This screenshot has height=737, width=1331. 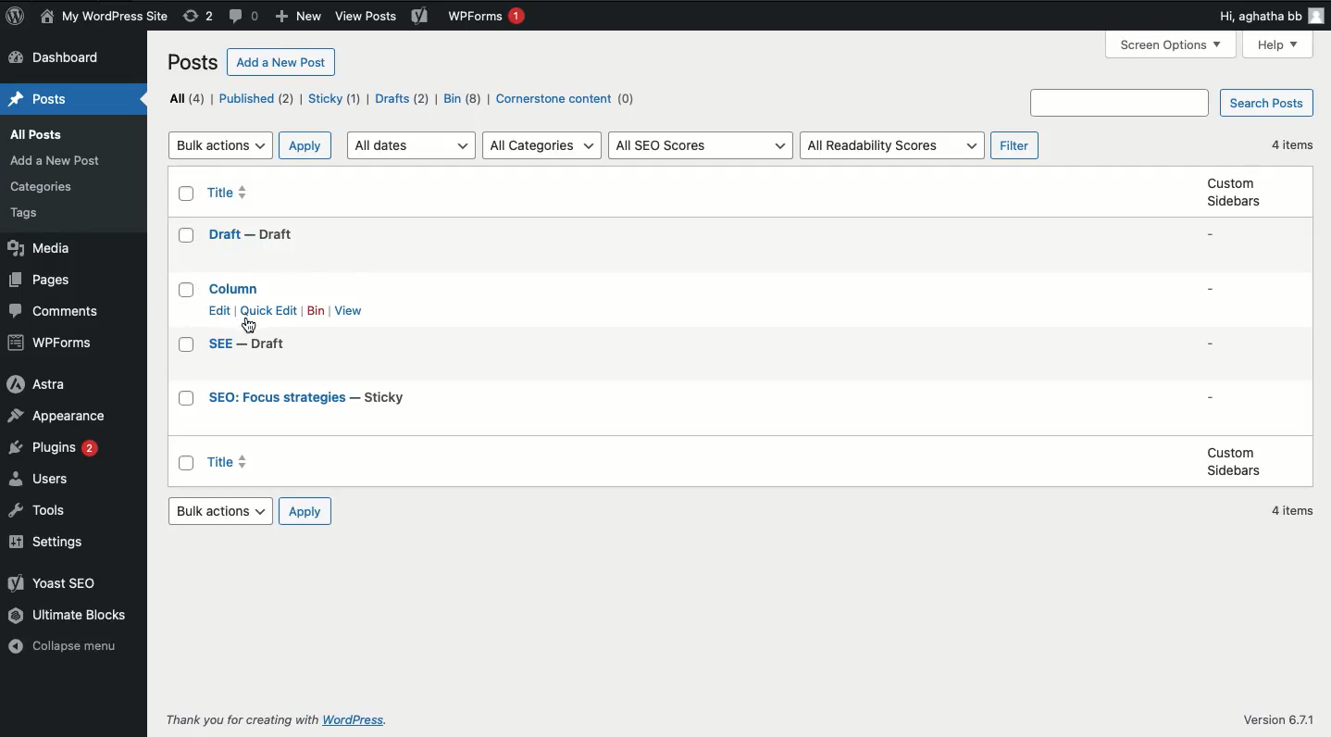 What do you see at coordinates (41, 481) in the screenshot?
I see `Users` at bounding box center [41, 481].